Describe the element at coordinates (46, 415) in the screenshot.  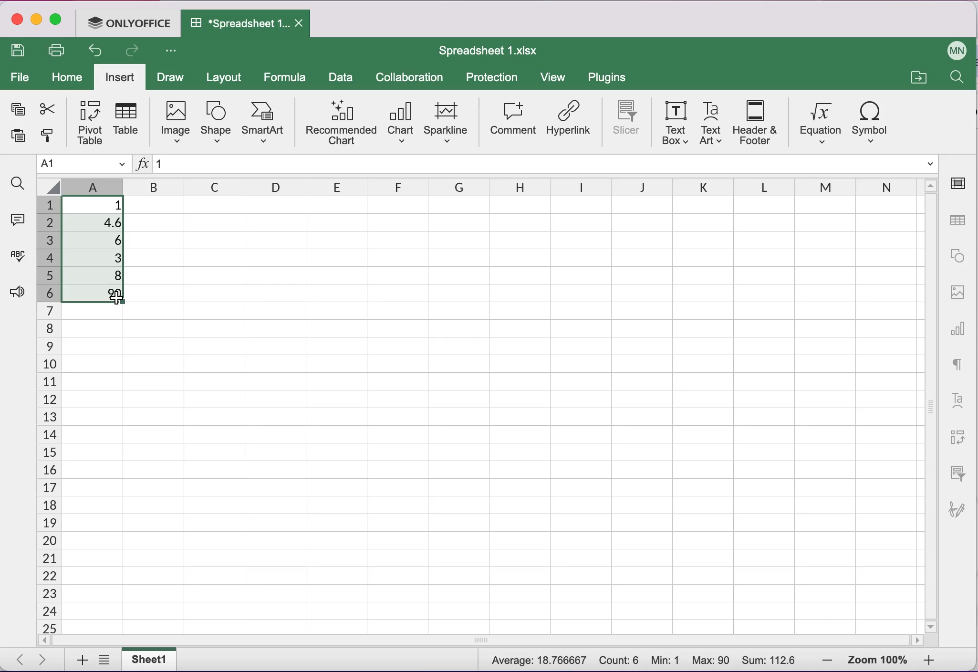
I see `cells numbers` at that location.